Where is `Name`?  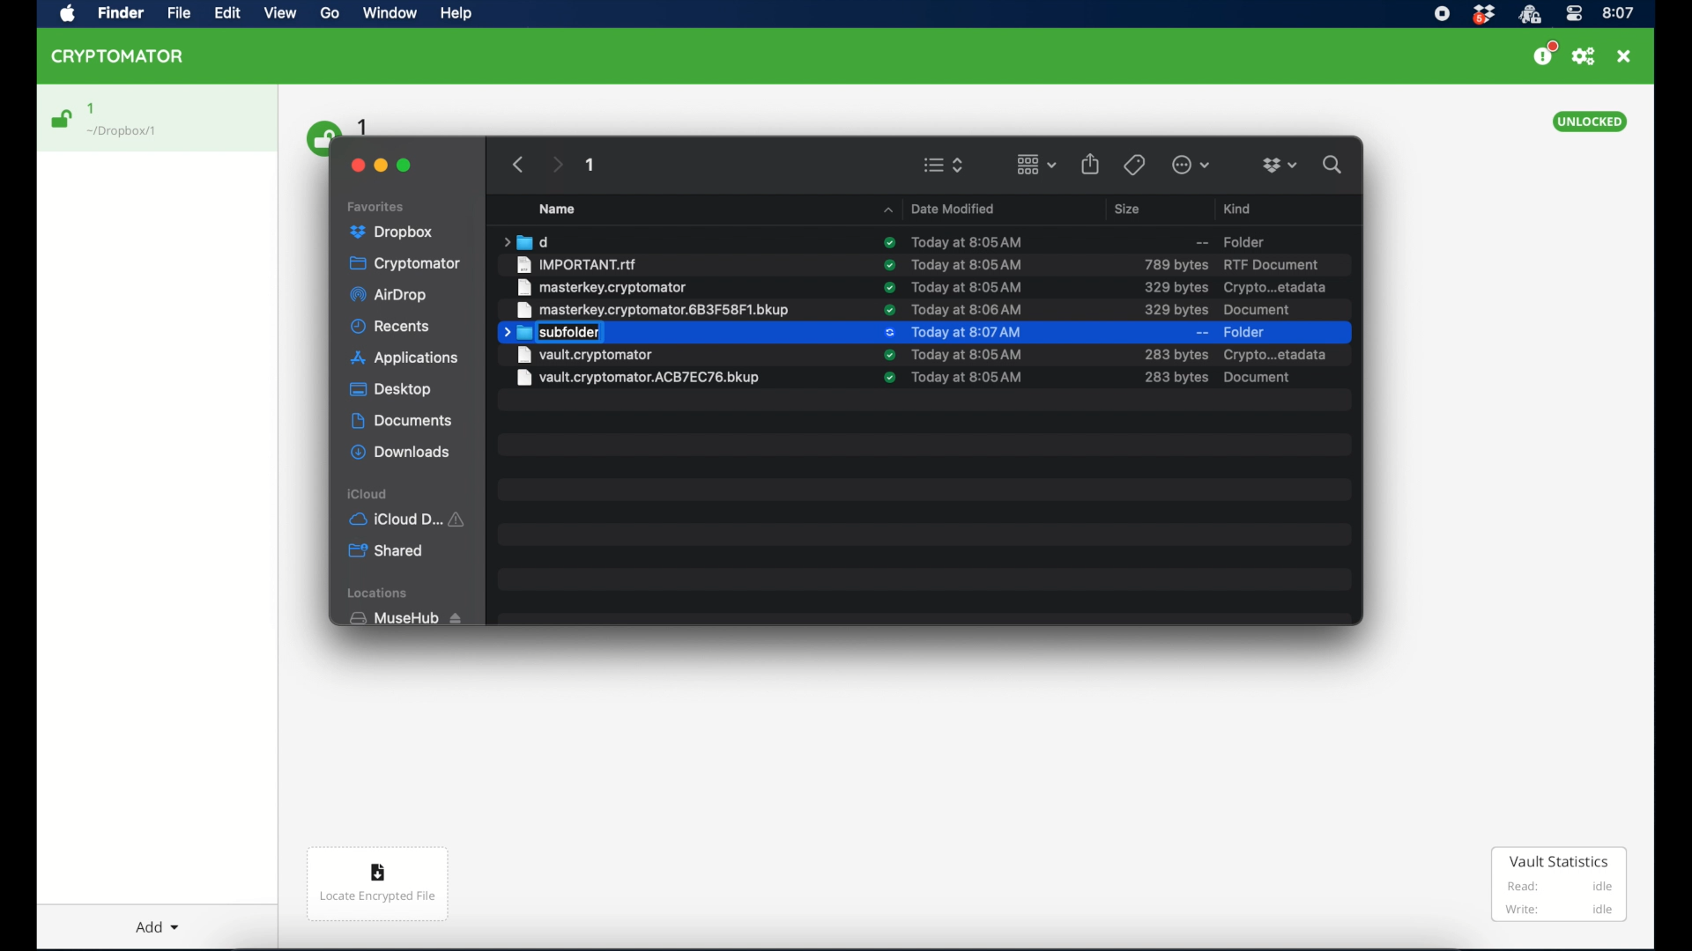
Name is located at coordinates (568, 209).